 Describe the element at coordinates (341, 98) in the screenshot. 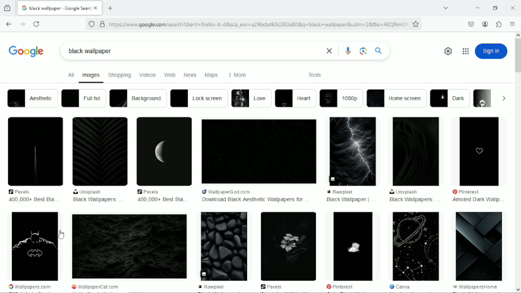

I see `1080p` at that location.